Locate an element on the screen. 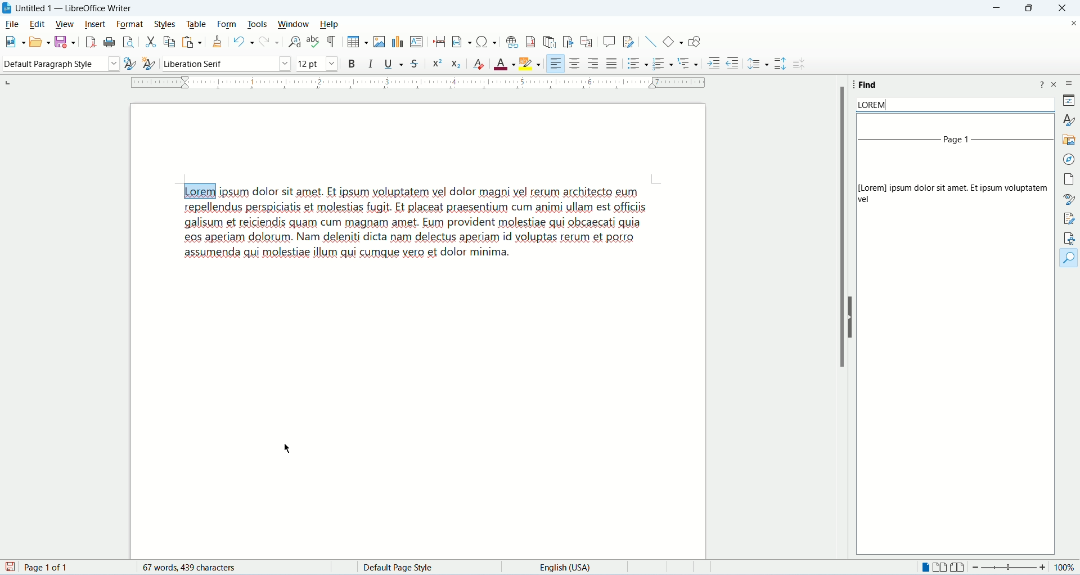 The width and height of the screenshot is (1080, 575). scroll bar is located at coordinates (844, 227).